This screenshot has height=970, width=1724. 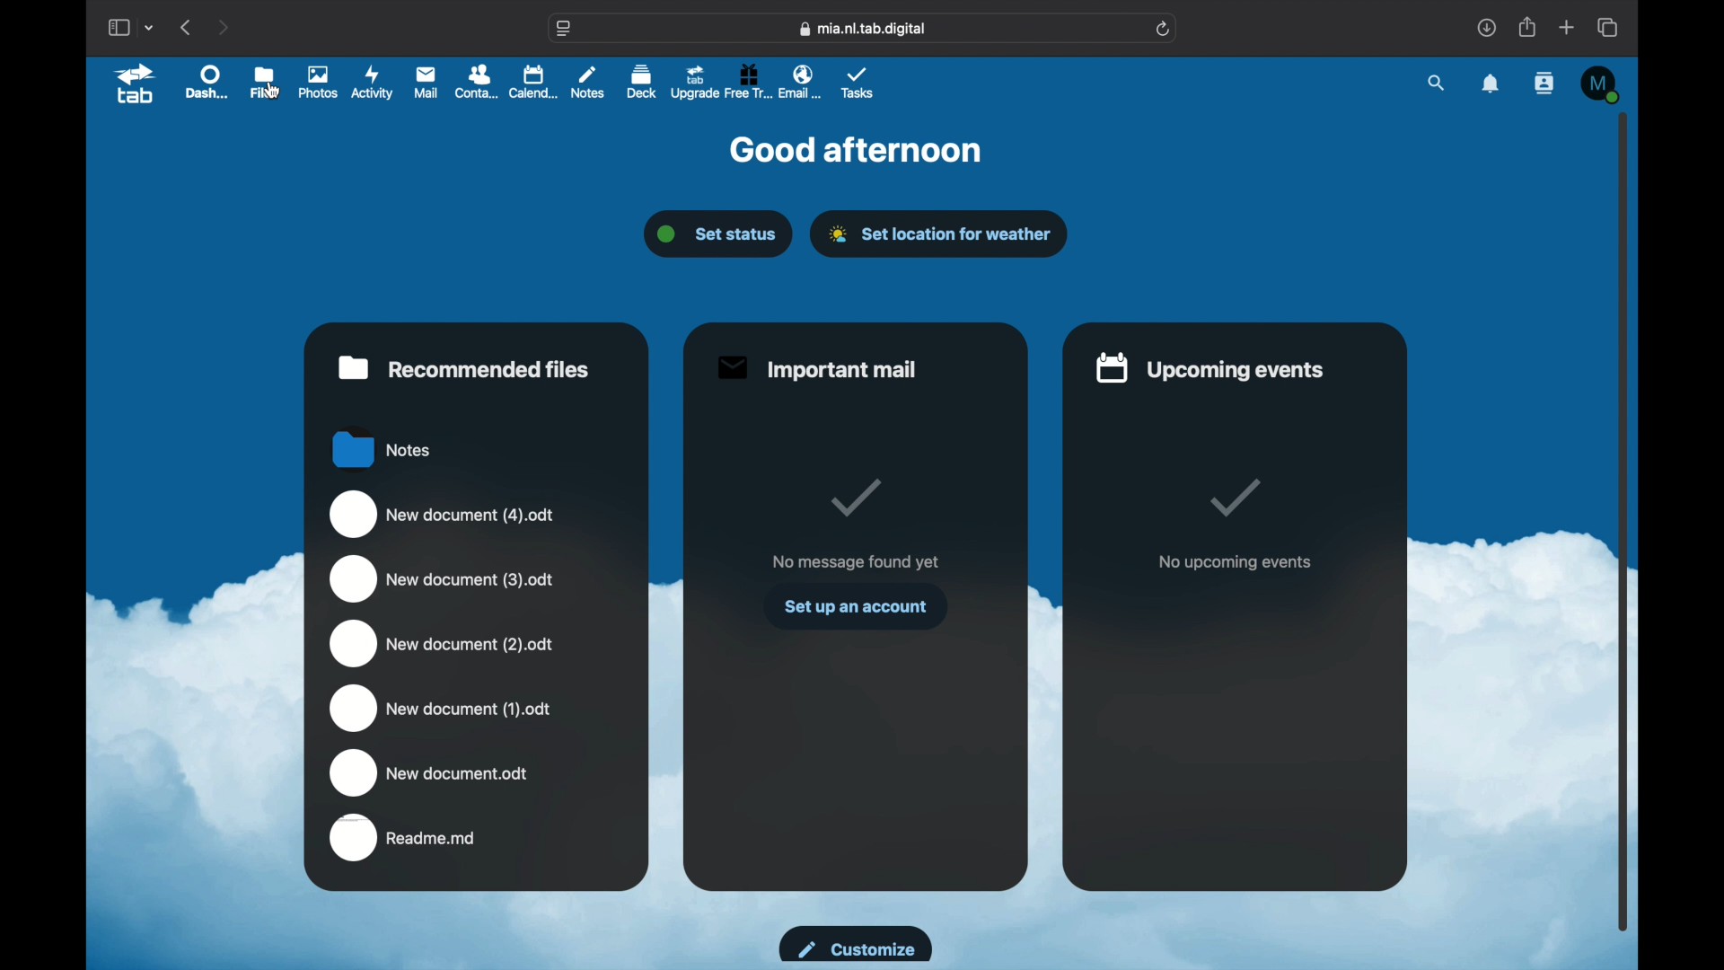 What do you see at coordinates (443, 709) in the screenshot?
I see `new document` at bounding box center [443, 709].